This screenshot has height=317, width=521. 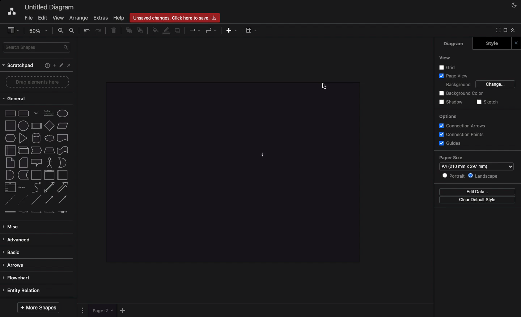 What do you see at coordinates (86, 30) in the screenshot?
I see `Undo` at bounding box center [86, 30].